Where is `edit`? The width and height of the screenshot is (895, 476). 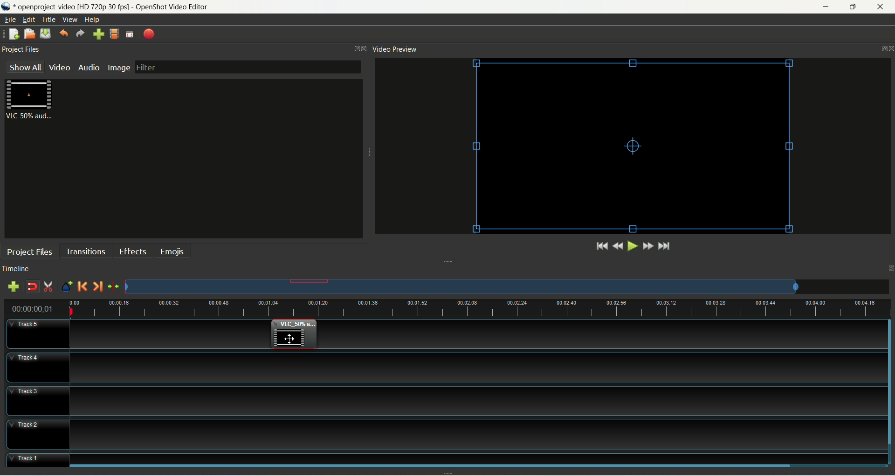
edit is located at coordinates (29, 19).